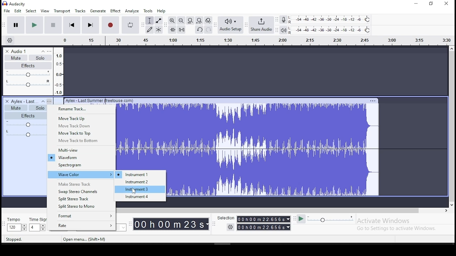  I want to click on scroll bar, so click(452, 127).